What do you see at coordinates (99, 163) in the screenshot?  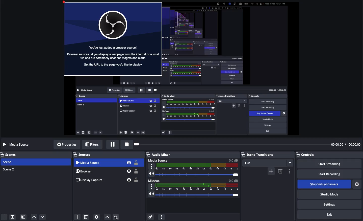 I see `Selected` at bounding box center [99, 163].